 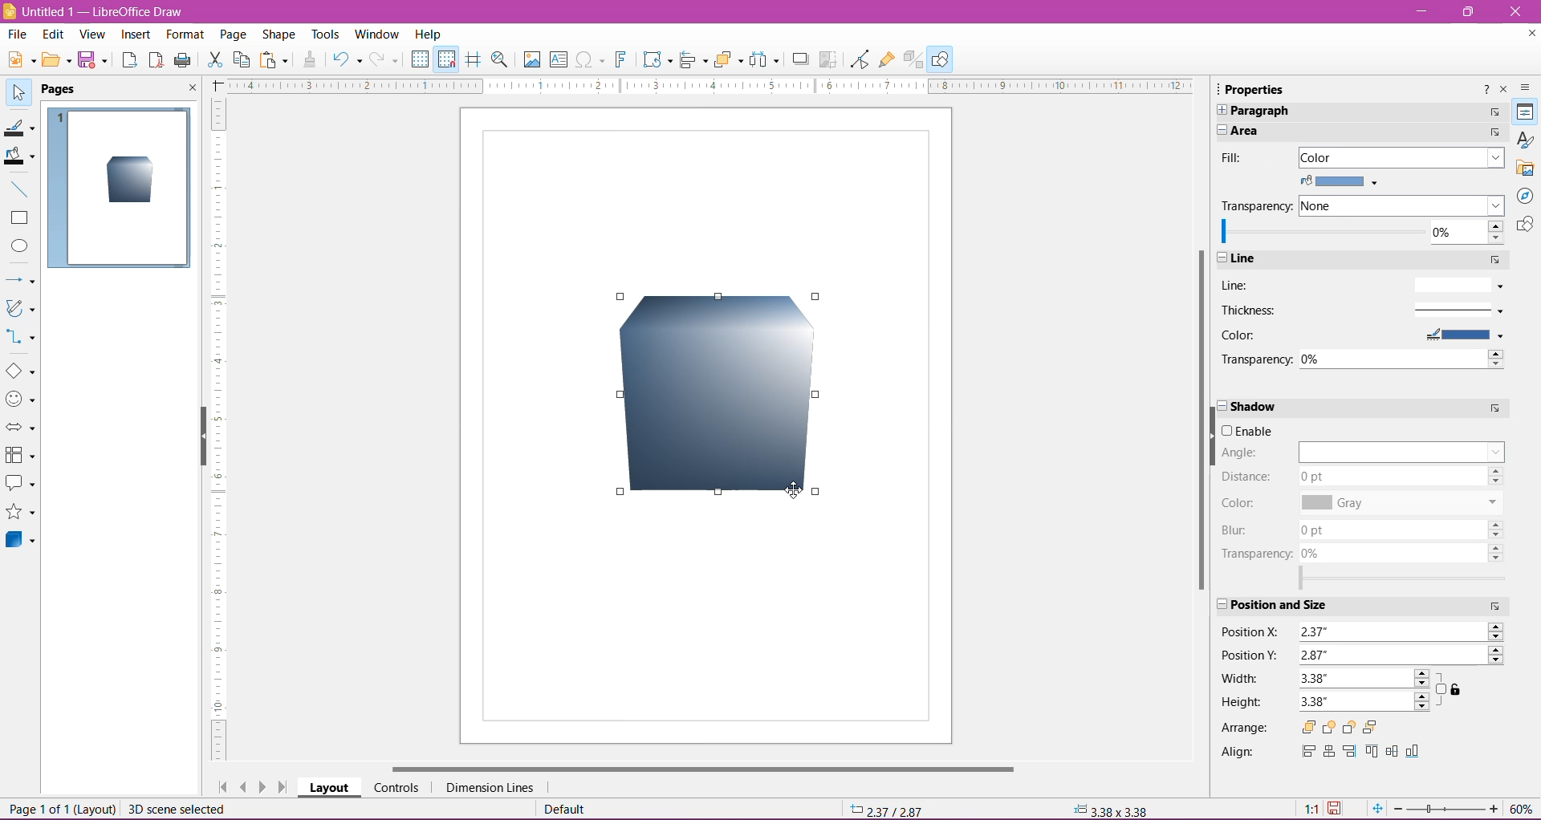 I want to click on Select atleast three objects to distribute, so click(x=763, y=59).